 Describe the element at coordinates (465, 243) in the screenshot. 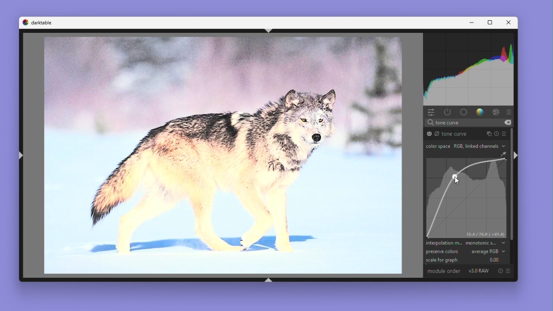

I see `Interpolation method` at that location.